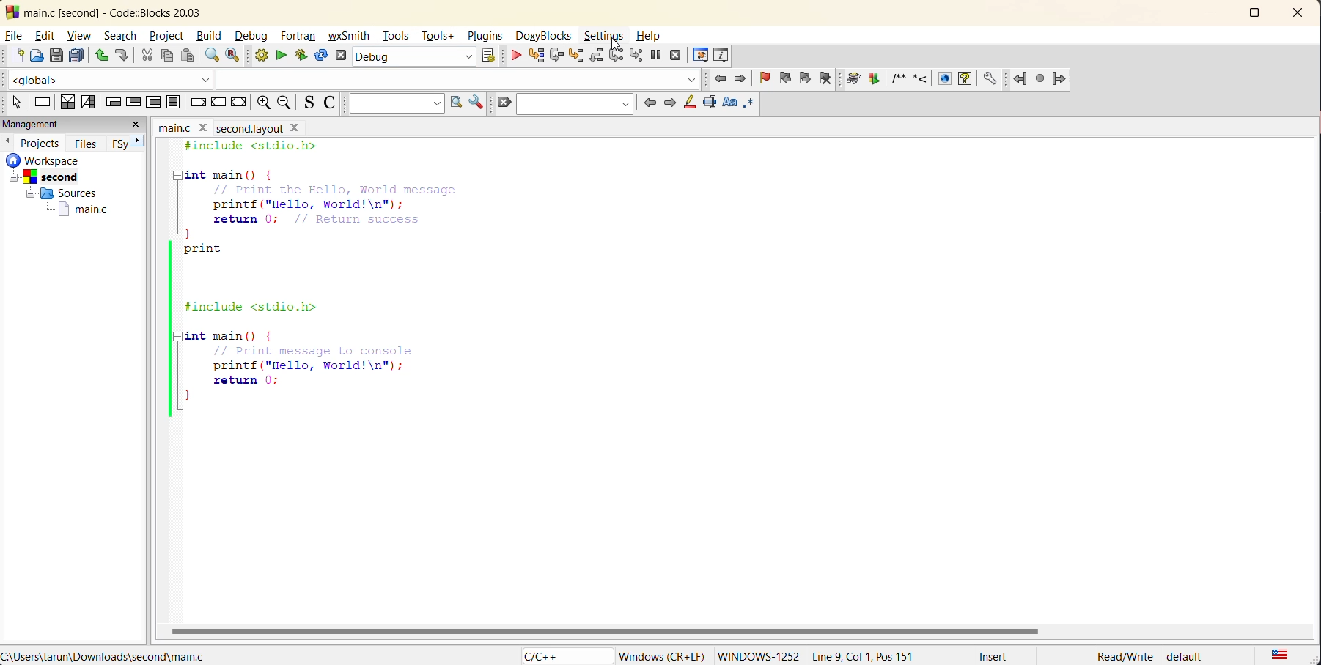 This screenshot has height=665, width=1321. Describe the element at coordinates (203, 127) in the screenshot. I see `close` at that location.